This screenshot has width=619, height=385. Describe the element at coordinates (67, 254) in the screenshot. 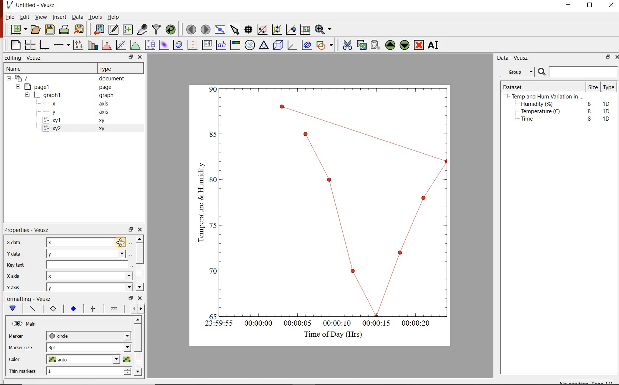

I see `y` at that location.